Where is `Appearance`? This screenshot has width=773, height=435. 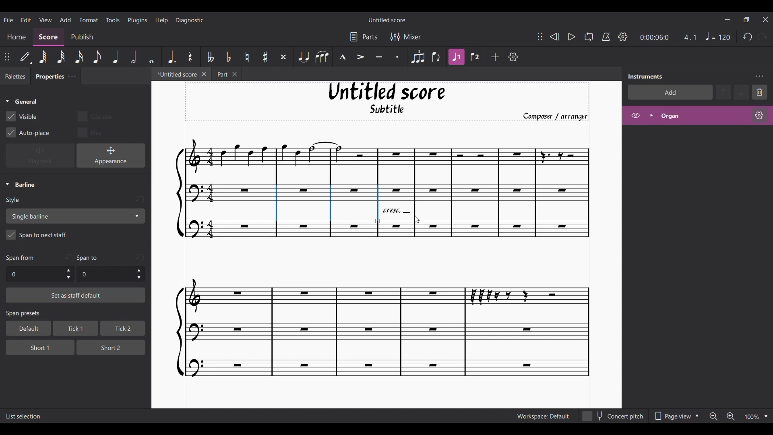 Appearance is located at coordinates (111, 155).